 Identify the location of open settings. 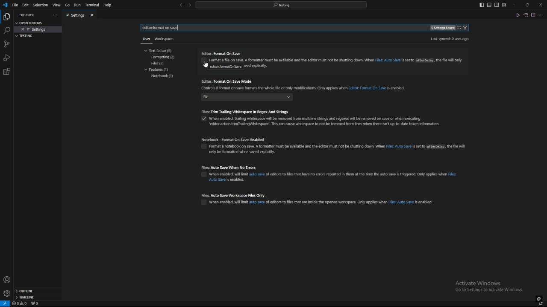
(32, 22).